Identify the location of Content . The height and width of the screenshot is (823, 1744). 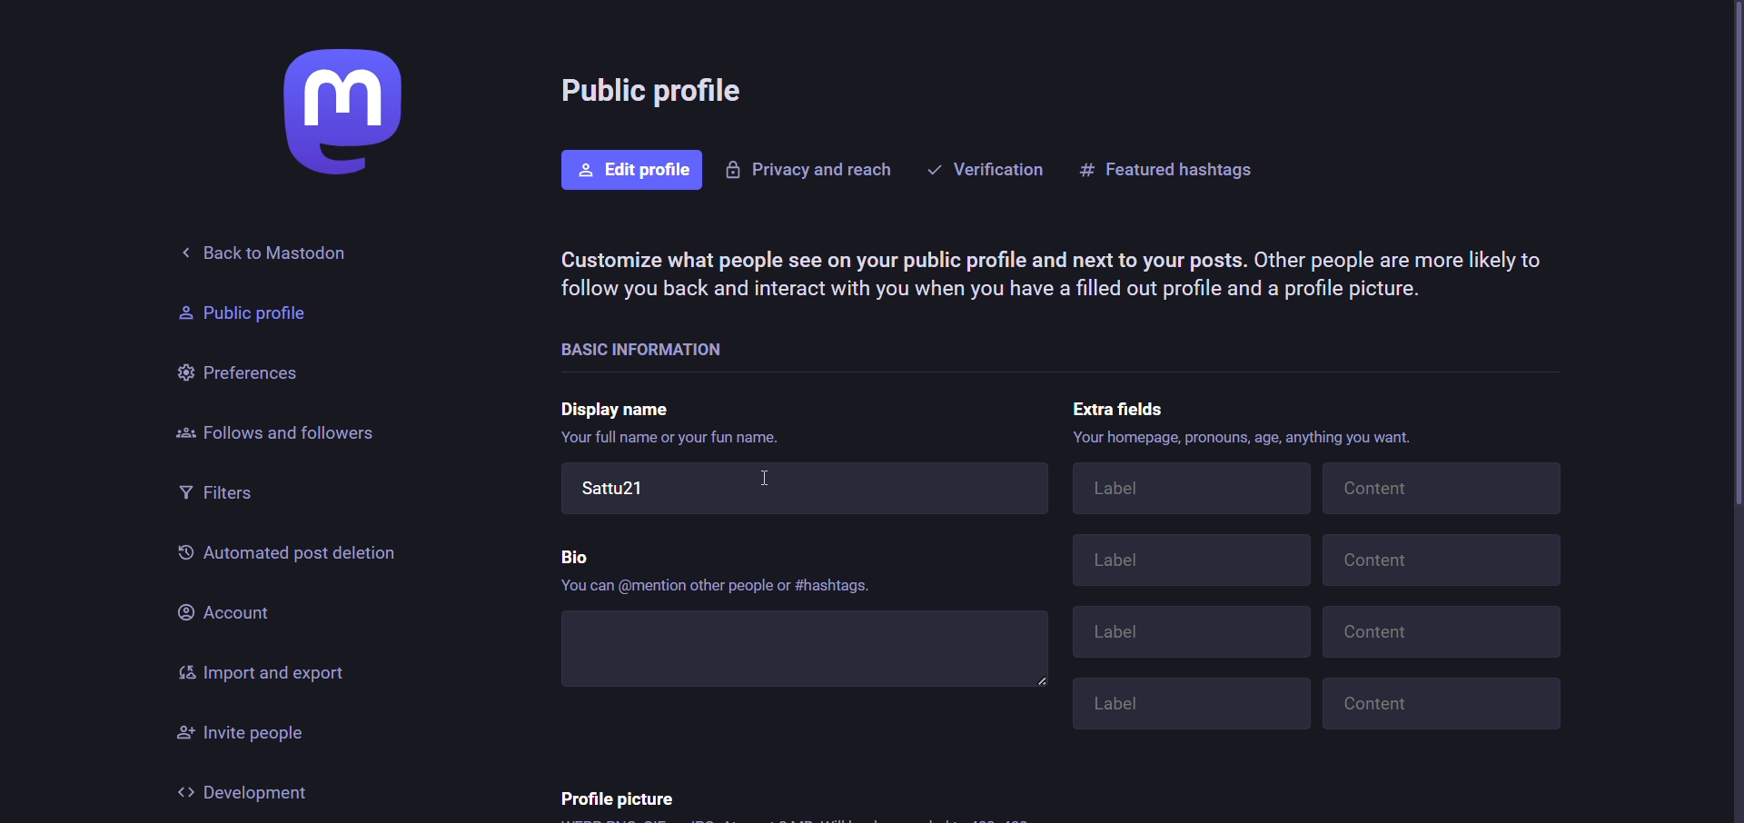
(1442, 488).